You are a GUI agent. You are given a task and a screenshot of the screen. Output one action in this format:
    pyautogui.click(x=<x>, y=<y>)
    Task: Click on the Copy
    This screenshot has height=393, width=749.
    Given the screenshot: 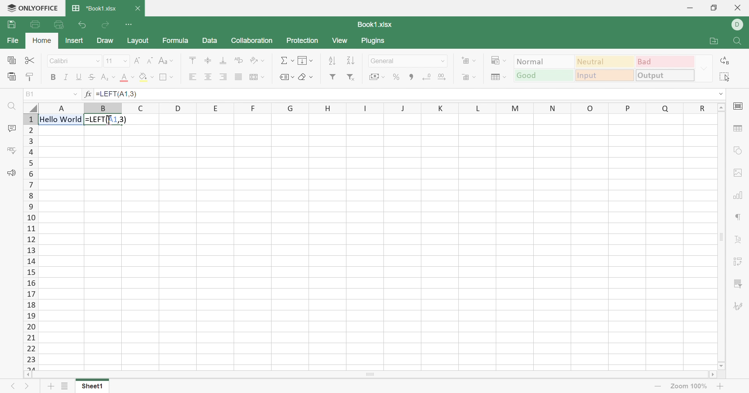 What is the action you would take?
    pyautogui.click(x=12, y=61)
    